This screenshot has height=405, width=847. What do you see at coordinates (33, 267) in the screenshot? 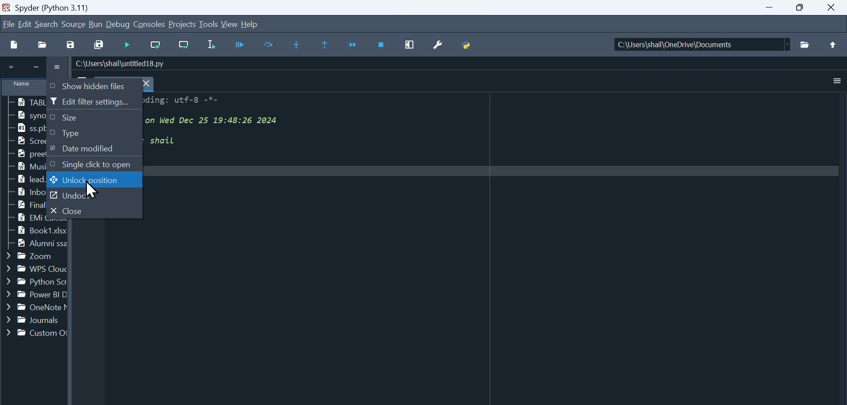
I see `WPS Clou..` at bounding box center [33, 267].